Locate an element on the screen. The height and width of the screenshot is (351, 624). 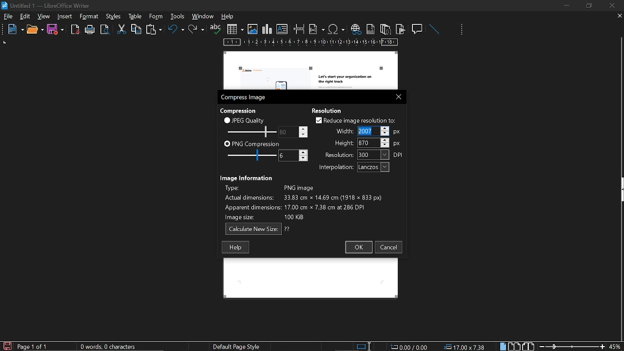
interpolation is located at coordinates (352, 167).